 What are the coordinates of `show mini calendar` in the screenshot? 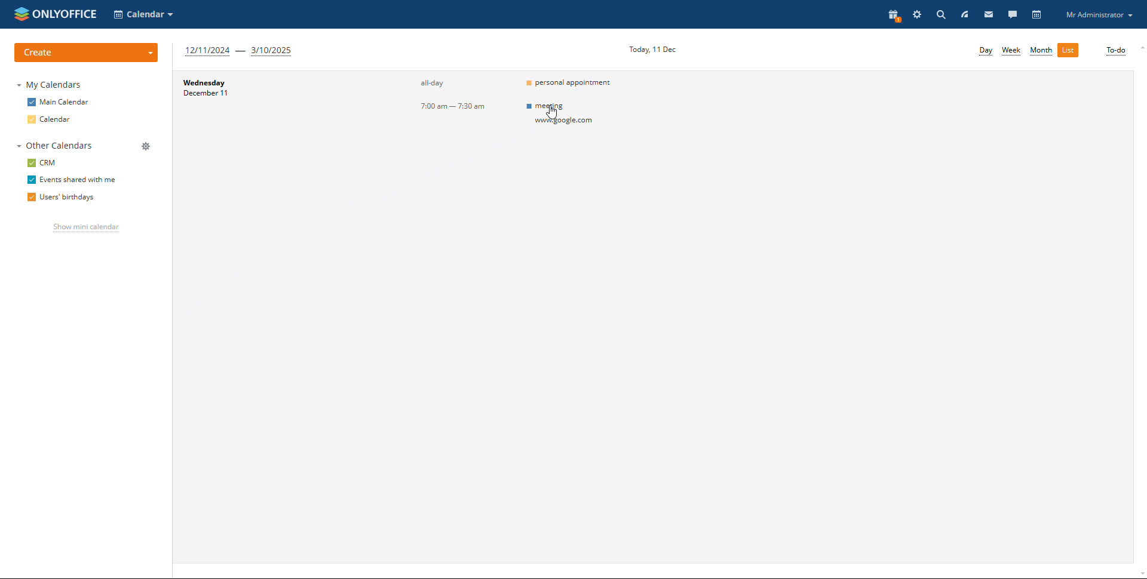 It's located at (87, 228).